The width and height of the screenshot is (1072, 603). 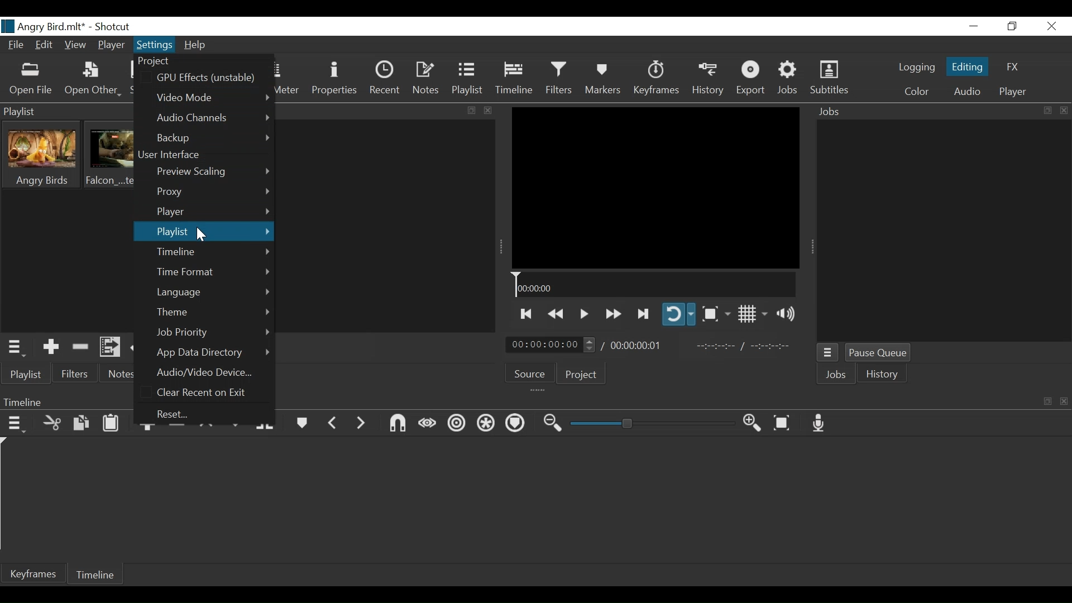 I want to click on Project, so click(x=581, y=375).